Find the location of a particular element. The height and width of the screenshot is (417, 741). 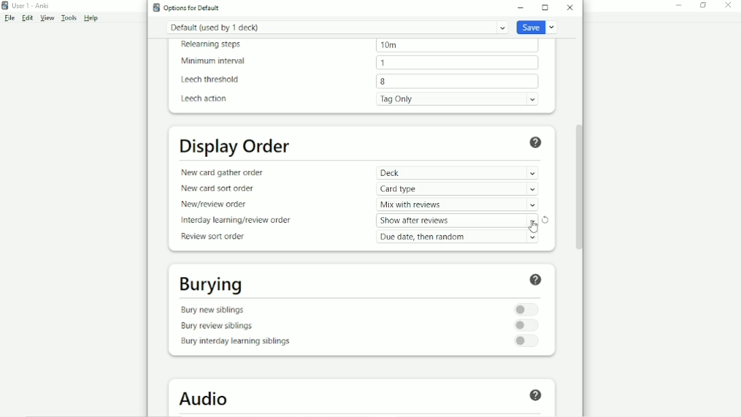

New/review order is located at coordinates (213, 204).